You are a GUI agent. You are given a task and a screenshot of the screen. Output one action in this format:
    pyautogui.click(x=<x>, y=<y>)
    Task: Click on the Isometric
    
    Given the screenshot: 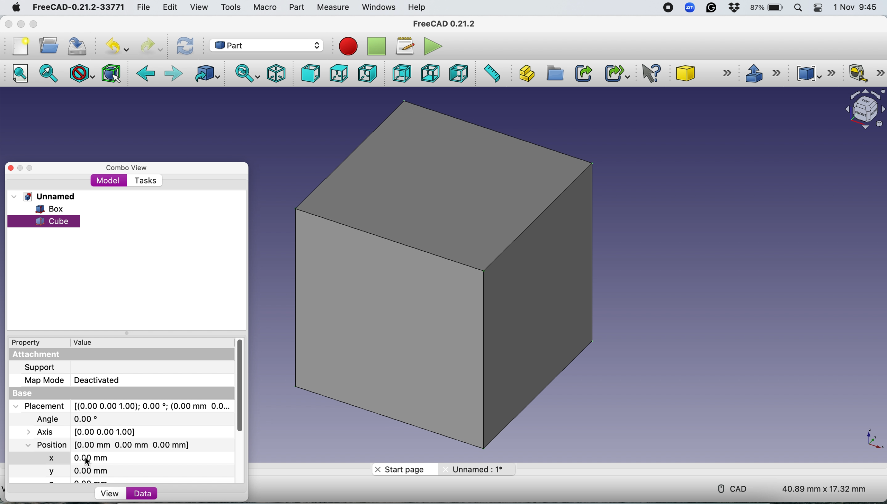 What is the action you would take?
    pyautogui.click(x=276, y=72)
    